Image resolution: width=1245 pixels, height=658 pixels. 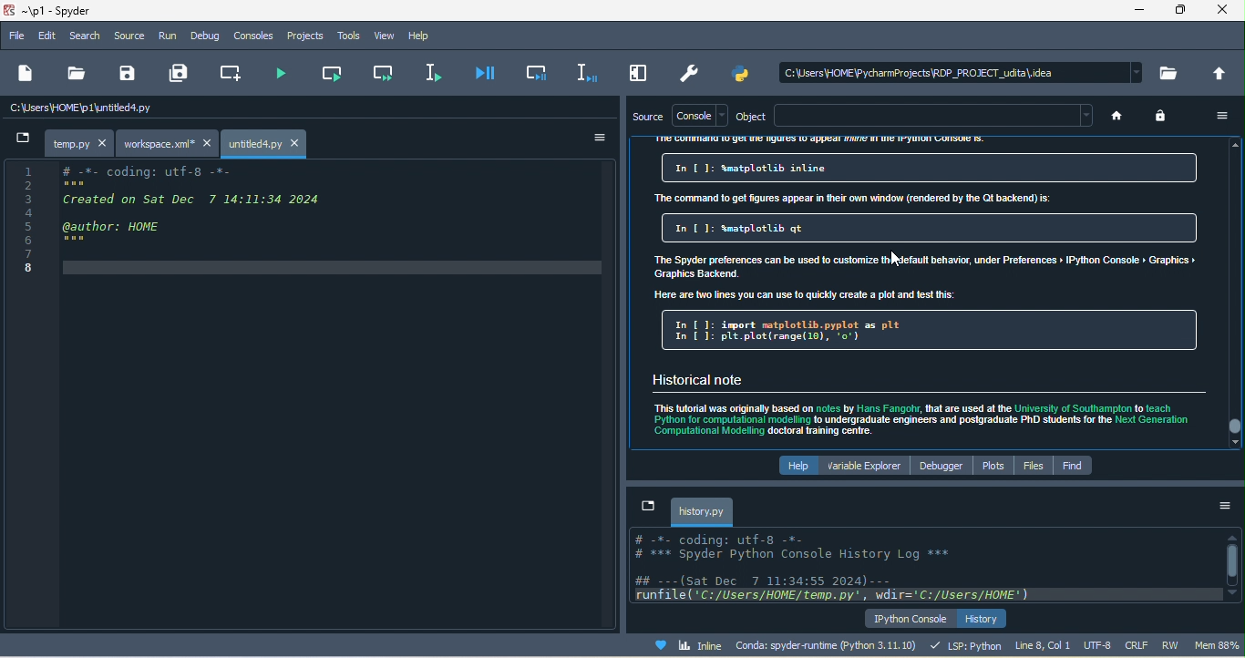 What do you see at coordinates (254, 36) in the screenshot?
I see `consoles` at bounding box center [254, 36].